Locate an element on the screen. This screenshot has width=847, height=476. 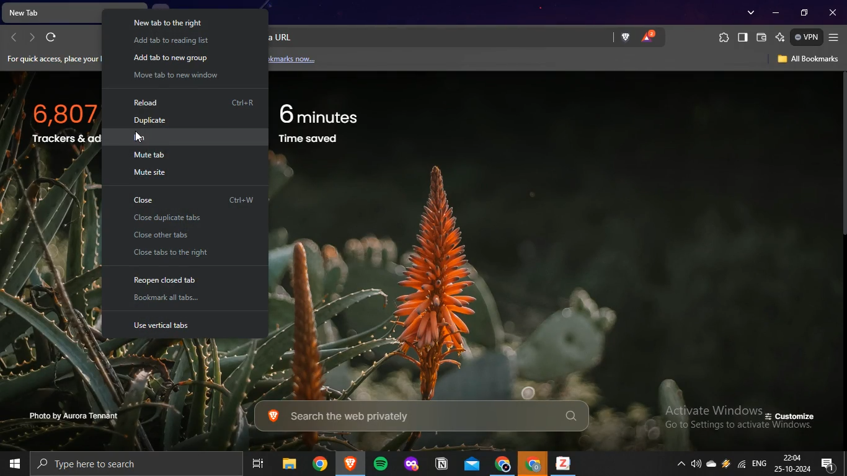
photo by aurora is located at coordinates (85, 416).